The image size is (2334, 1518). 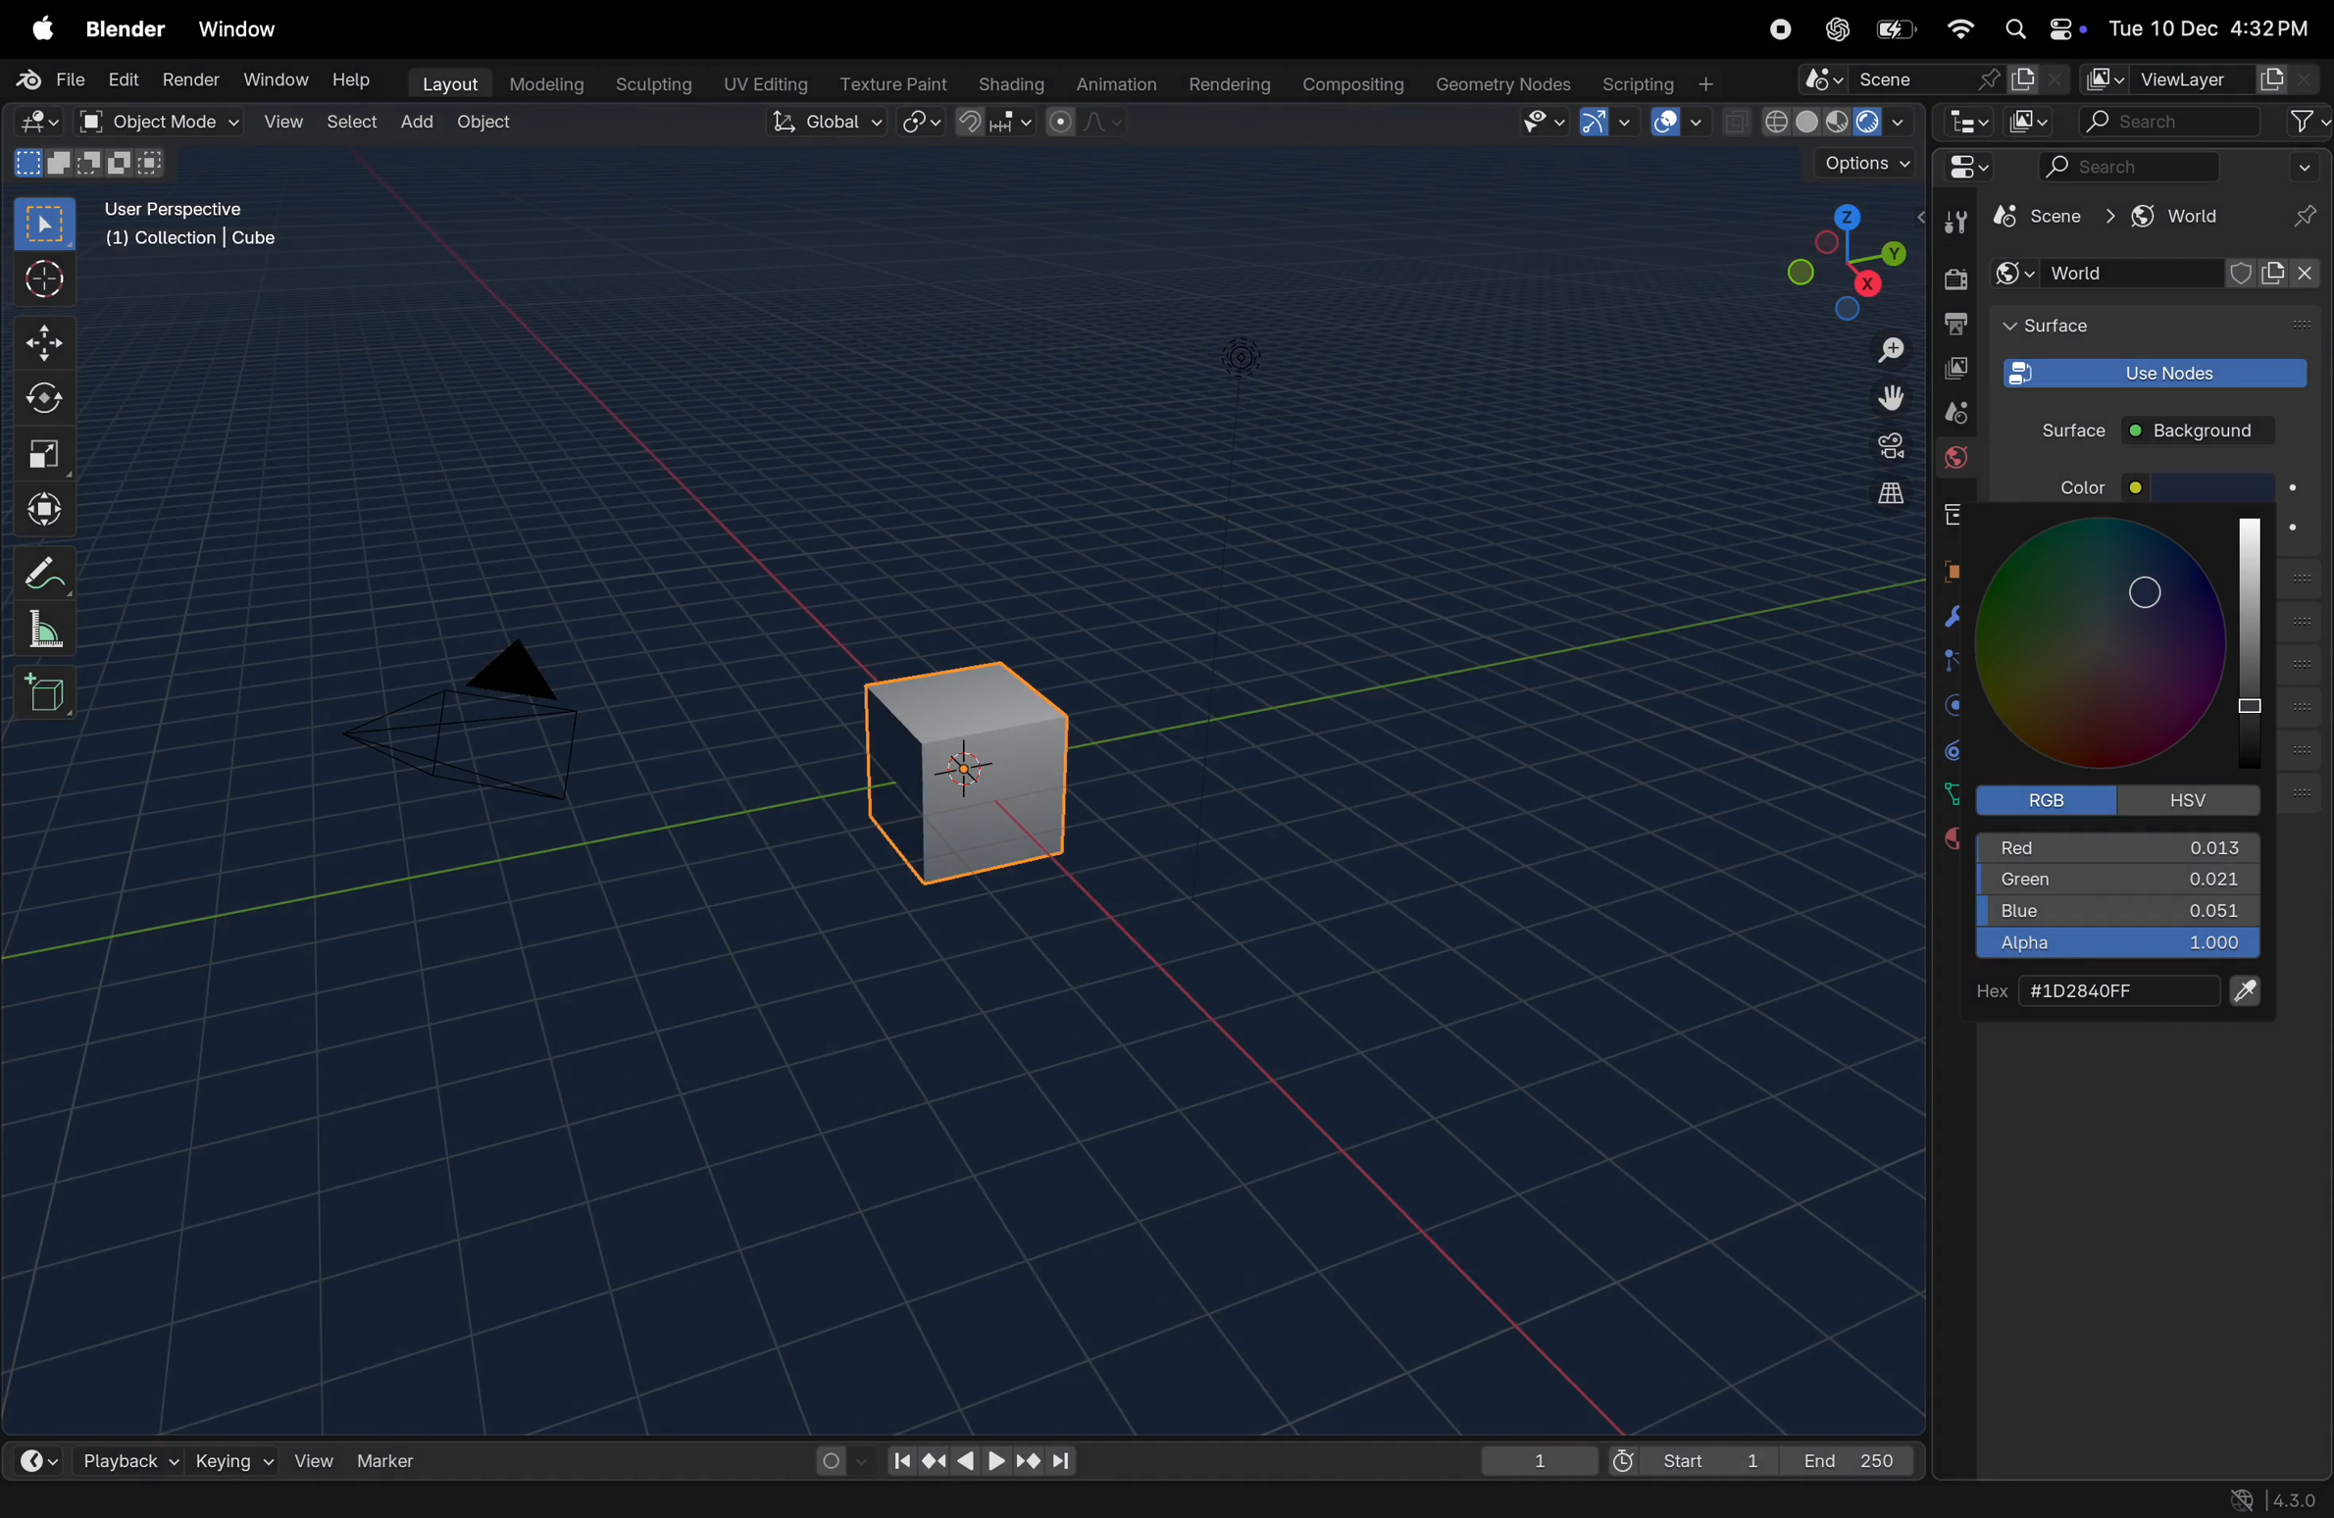 What do you see at coordinates (47, 340) in the screenshot?
I see `move` at bounding box center [47, 340].